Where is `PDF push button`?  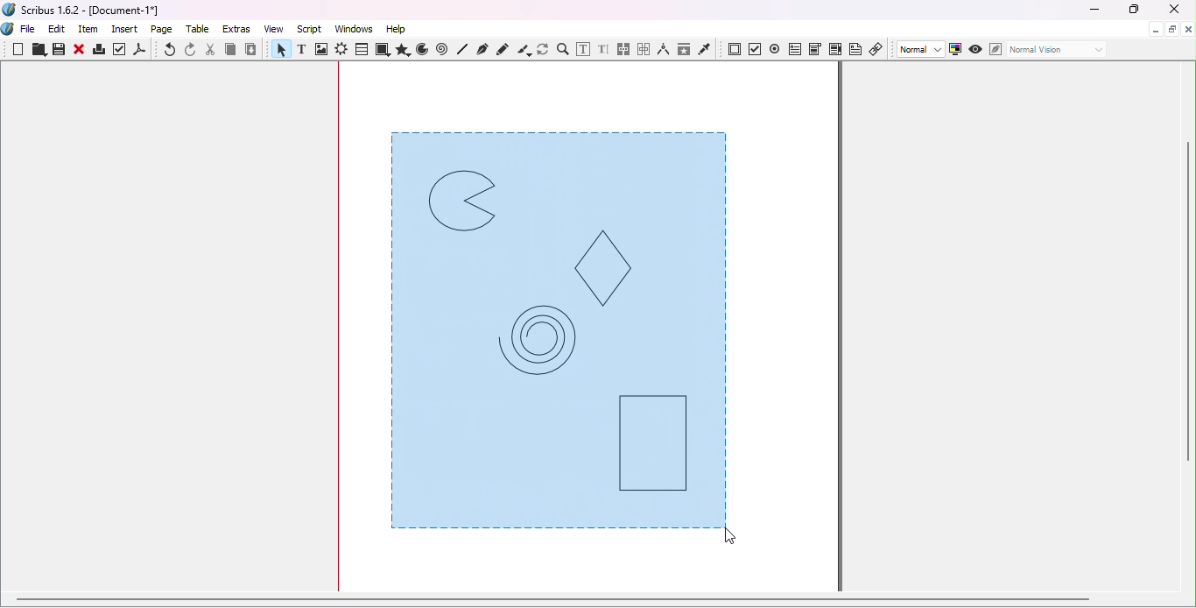
PDF push button is located at coordinates (735, 50).